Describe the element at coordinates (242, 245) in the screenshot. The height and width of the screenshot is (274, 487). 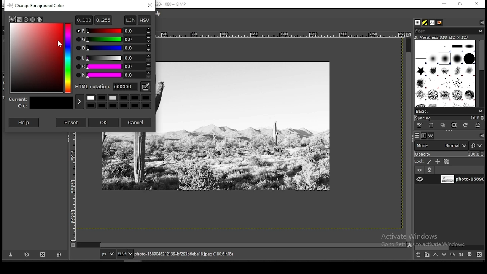
I see `scroll bar` at that location.